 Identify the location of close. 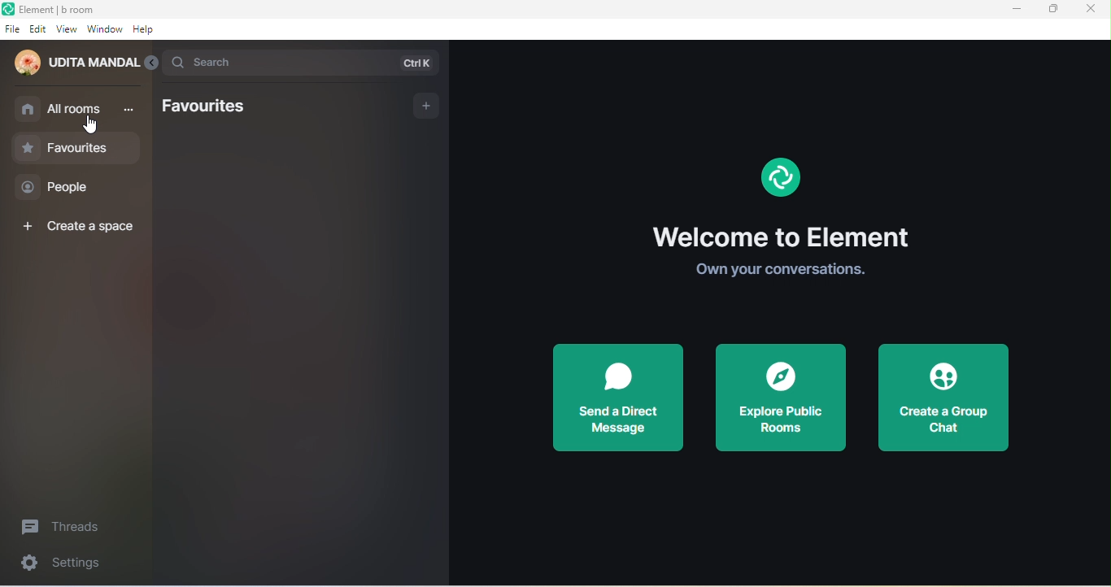
(1093, 11).